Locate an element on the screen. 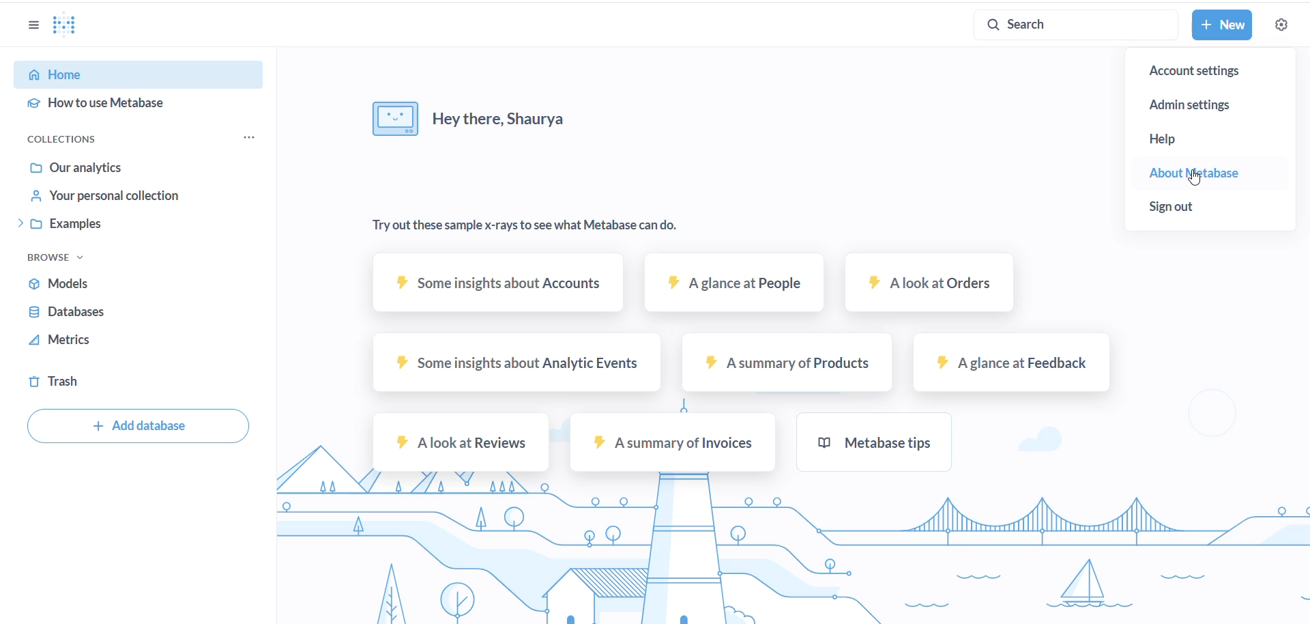 This screenshot has height=624, width=1310. metrics is located at coordinates (122, 343).